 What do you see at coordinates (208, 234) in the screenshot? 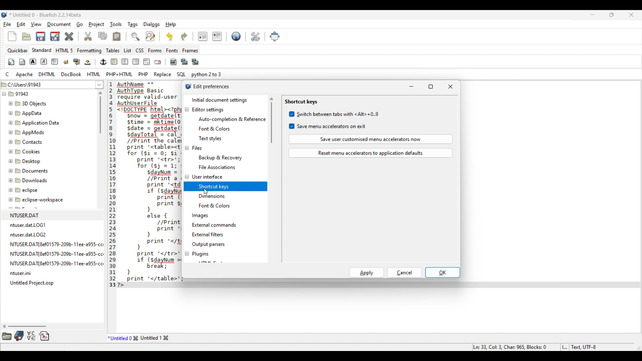
I see `External filters` at bounding box center [208, 234].